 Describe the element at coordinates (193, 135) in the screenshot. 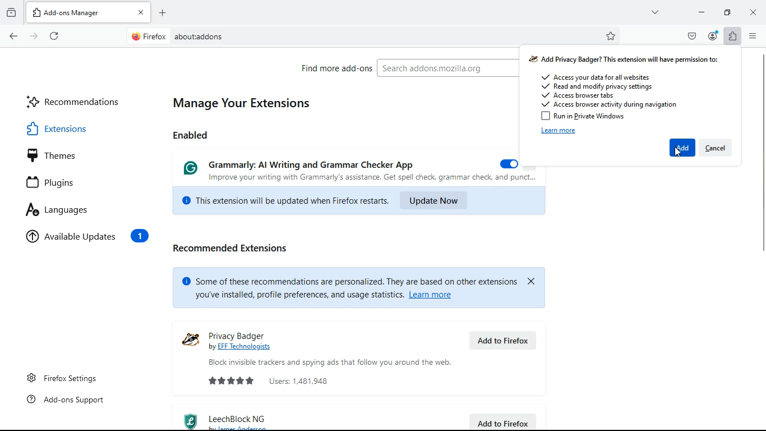

I see `enabled` at that location.